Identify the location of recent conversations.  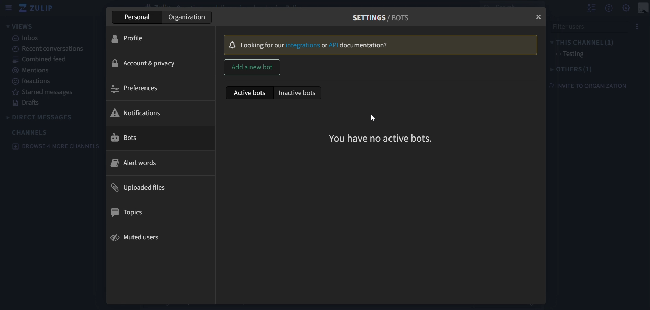
(49, 49).